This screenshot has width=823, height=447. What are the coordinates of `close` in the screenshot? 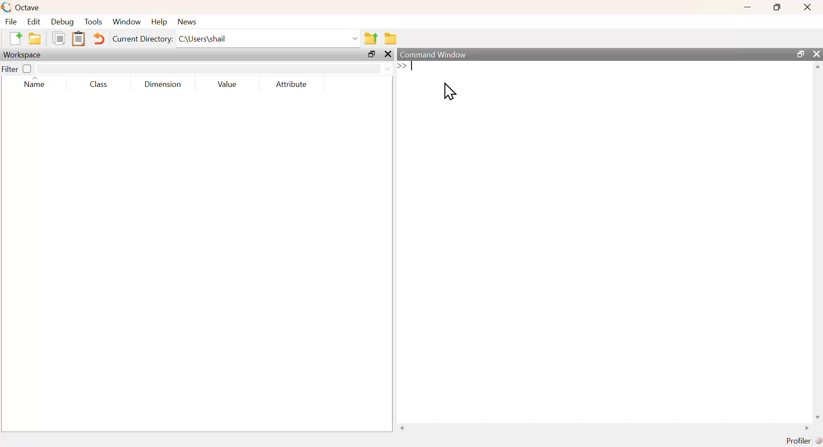 It's located at (388, 55).